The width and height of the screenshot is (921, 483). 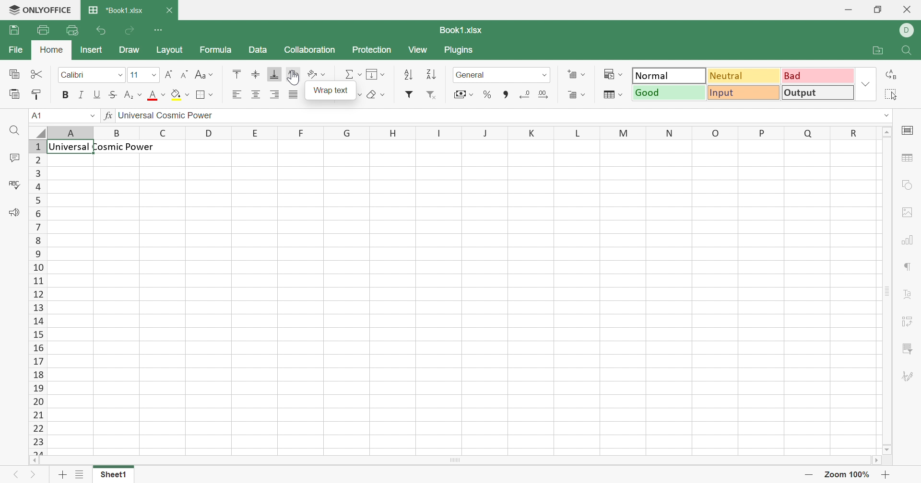 I want to click on Find, so click(x=906, y=52).